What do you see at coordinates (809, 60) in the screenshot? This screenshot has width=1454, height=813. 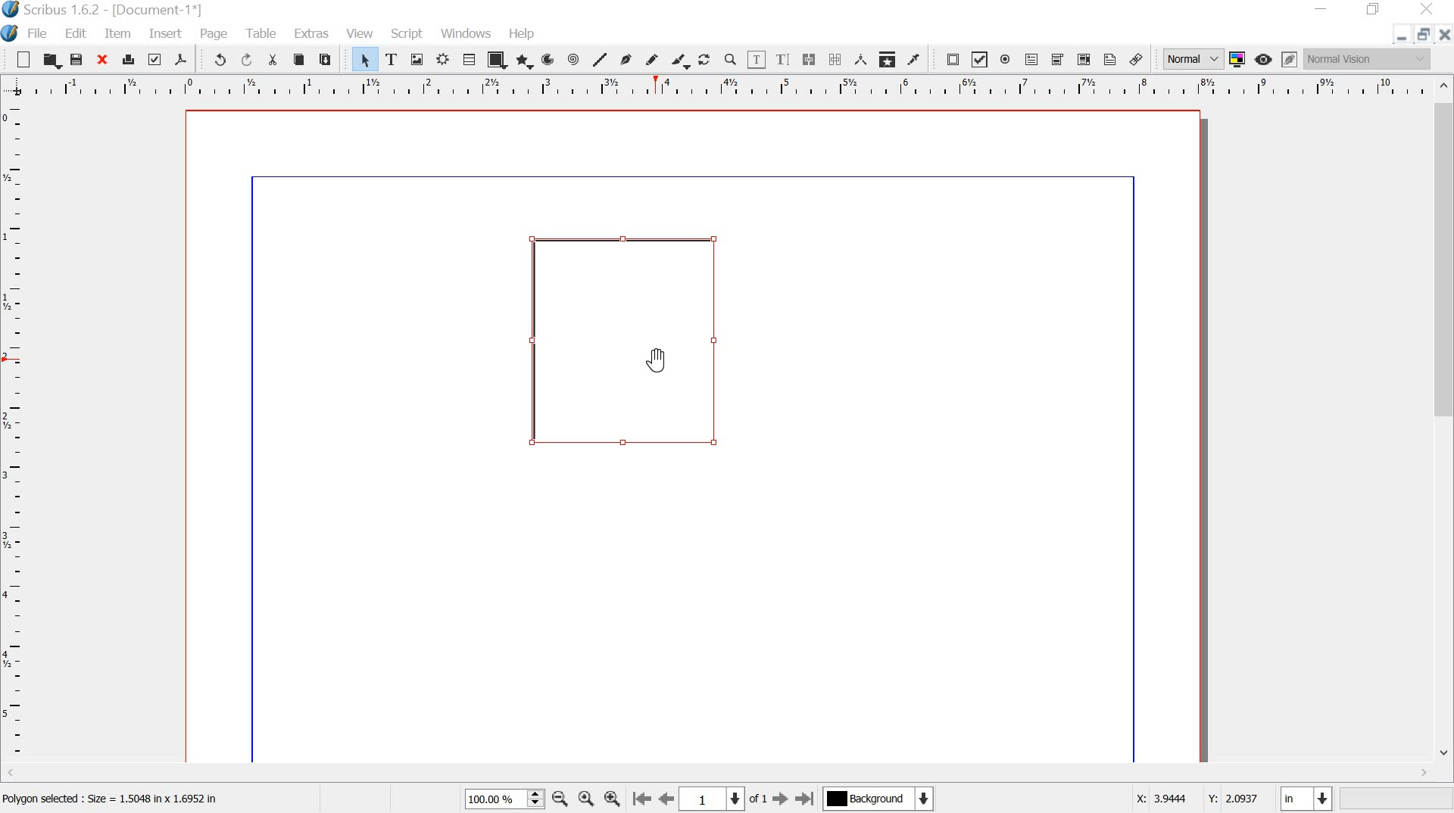 I see `link text frames` at bounding box center [809, 60].